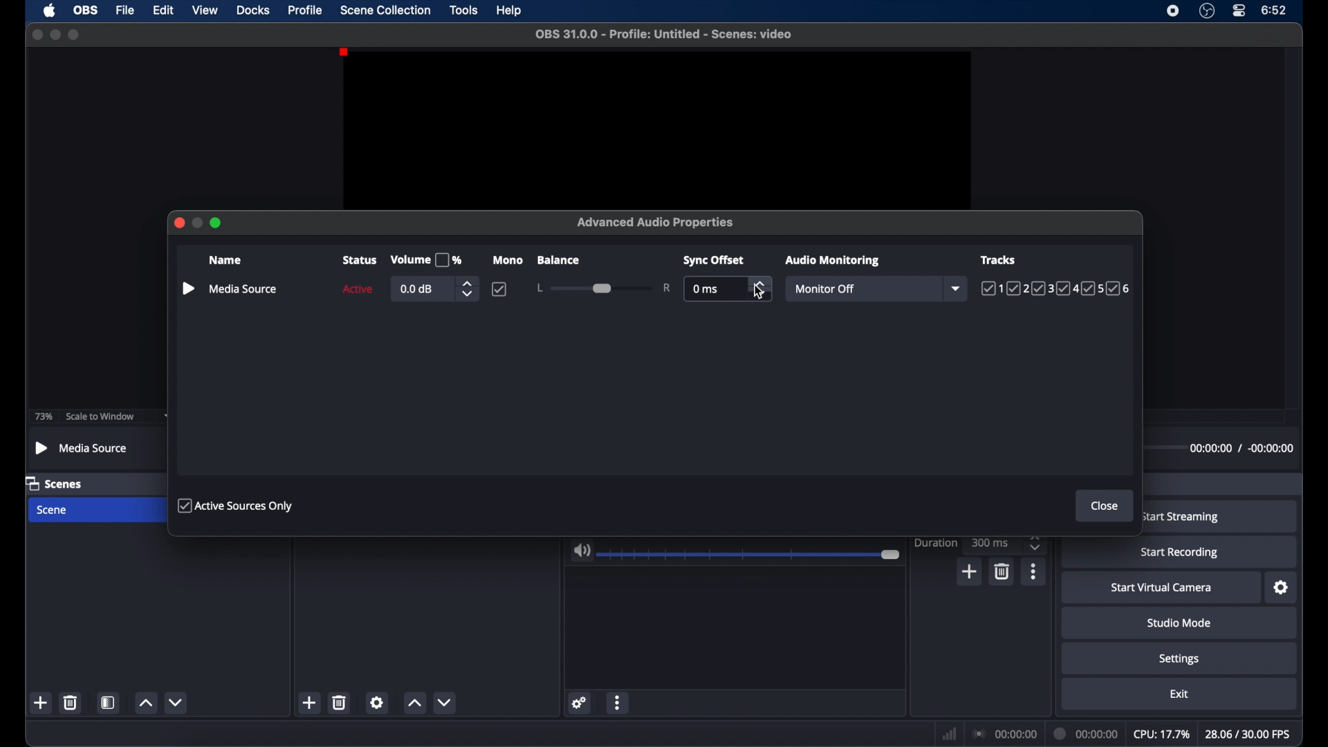  I want to click on studio mode, so click(1179, 622).